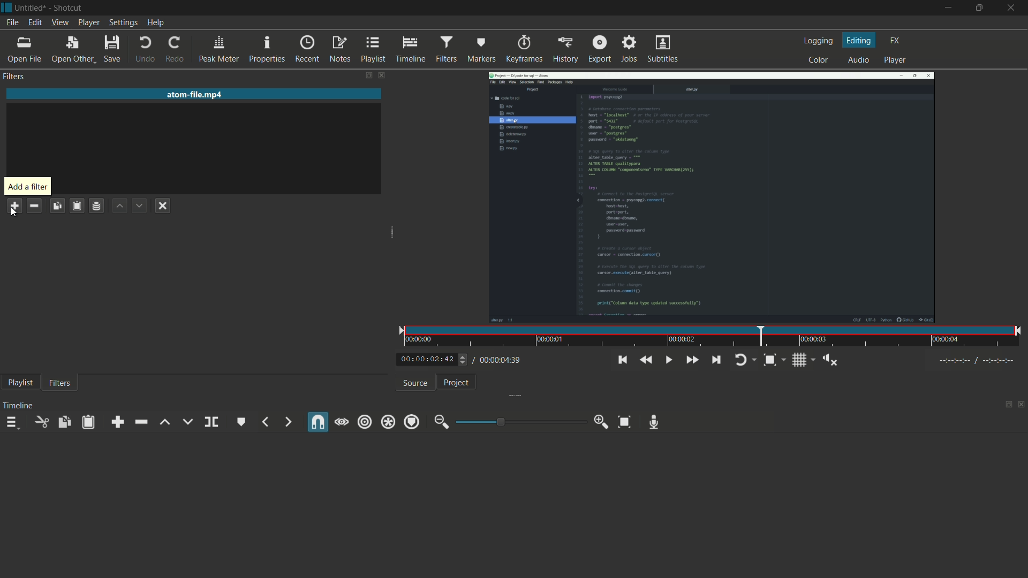 The width and height of the screenshot is (1028, 578). Describe the element at coordinates (64, 422) in the screenshot. I see `copy` at that location.